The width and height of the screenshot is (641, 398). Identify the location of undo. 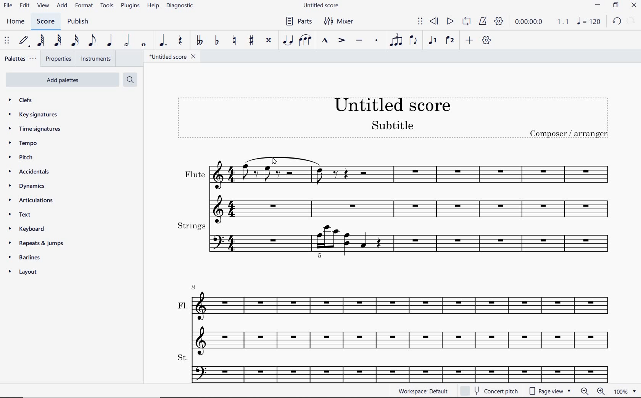
(617, 22).